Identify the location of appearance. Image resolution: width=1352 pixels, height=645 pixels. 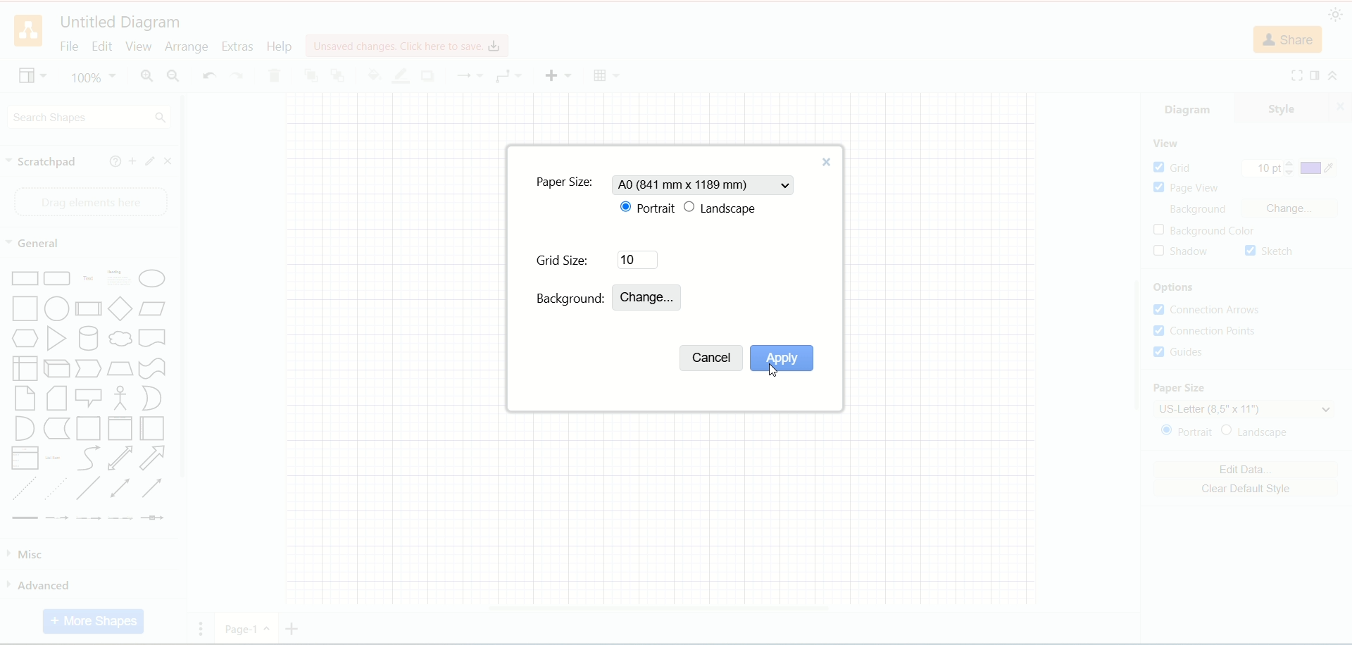
(1337, 15).